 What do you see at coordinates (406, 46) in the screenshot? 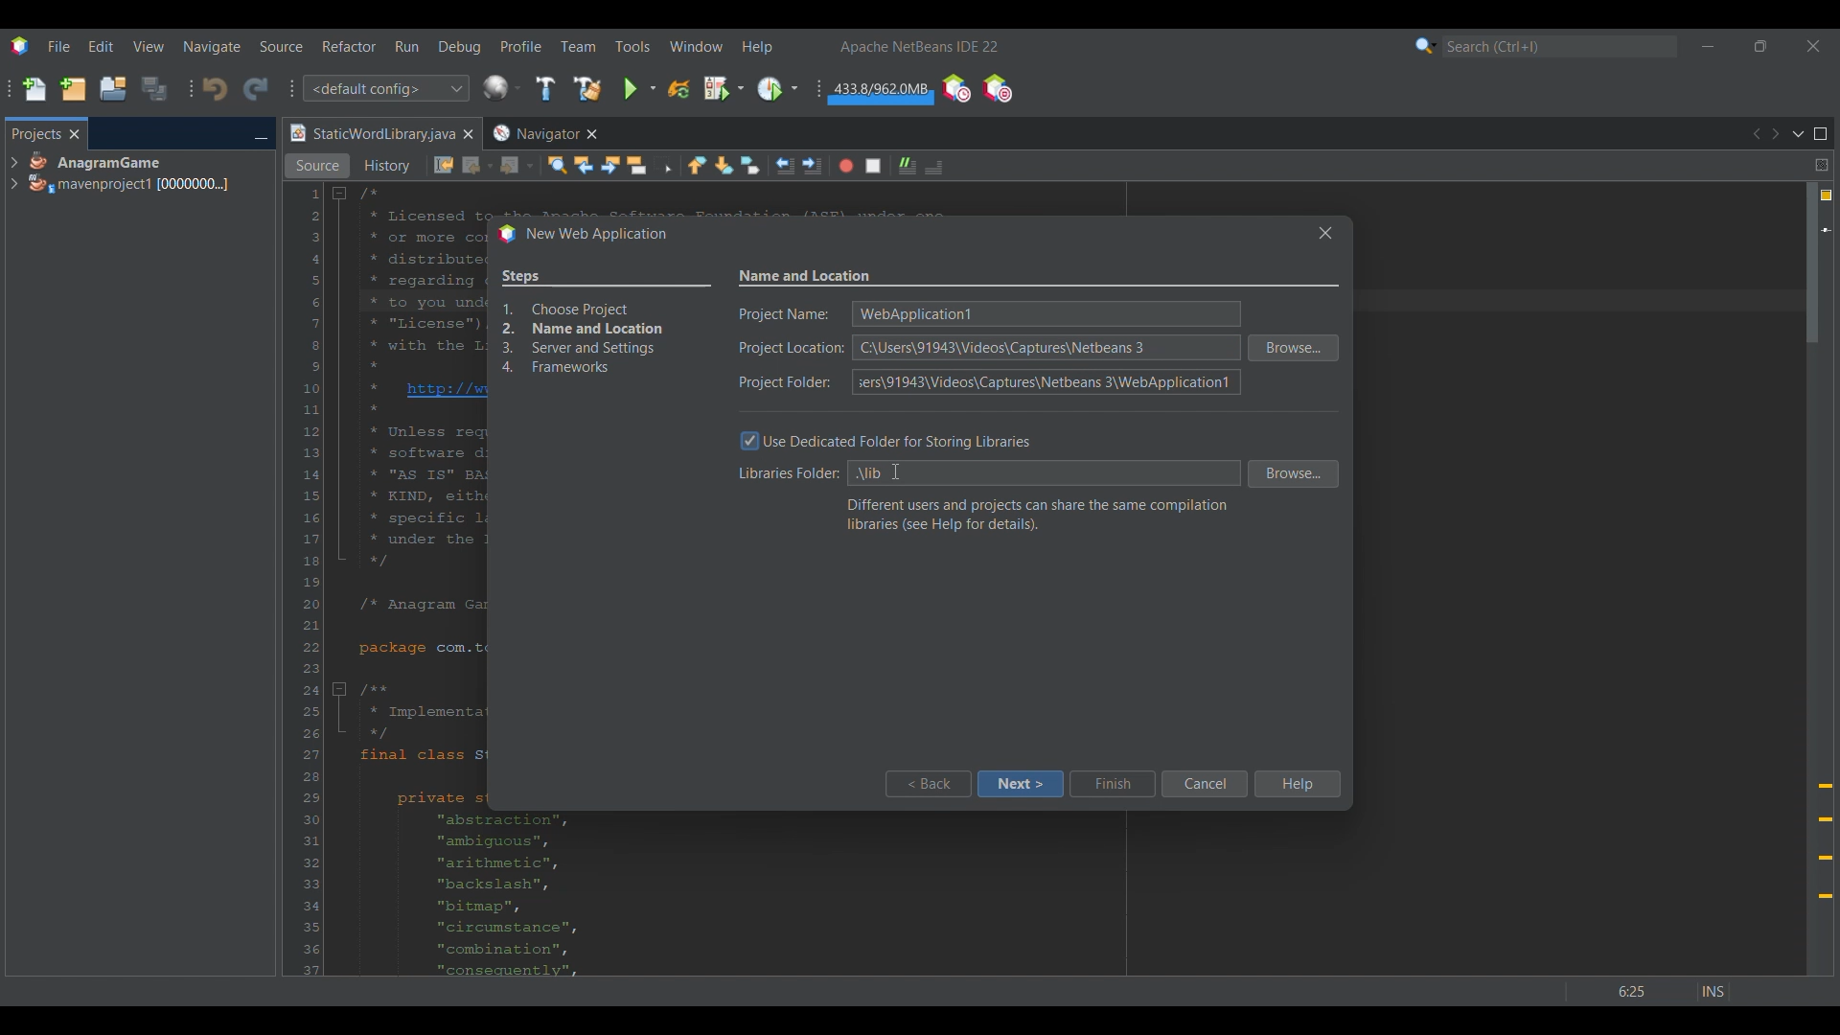
I see `Run menu` at bounding box center [406, 46].